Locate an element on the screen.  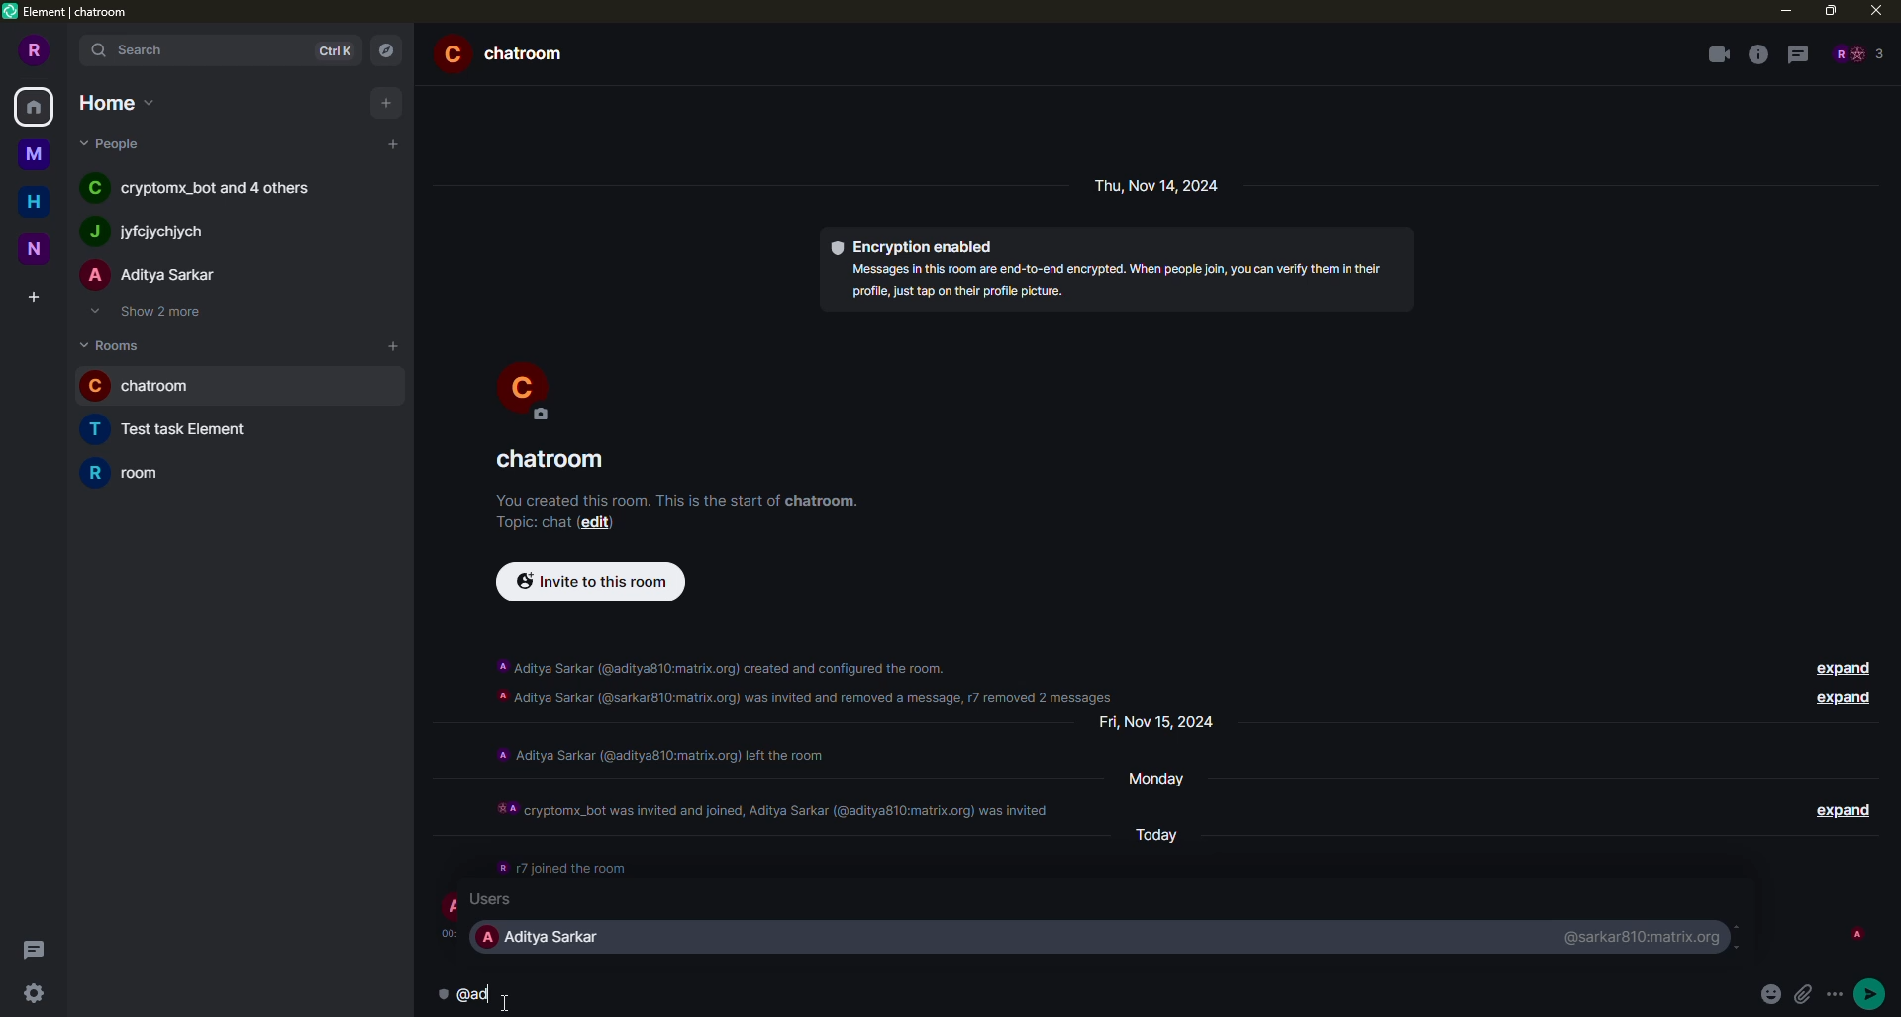
maximize is located at coordinates (1831, 9).